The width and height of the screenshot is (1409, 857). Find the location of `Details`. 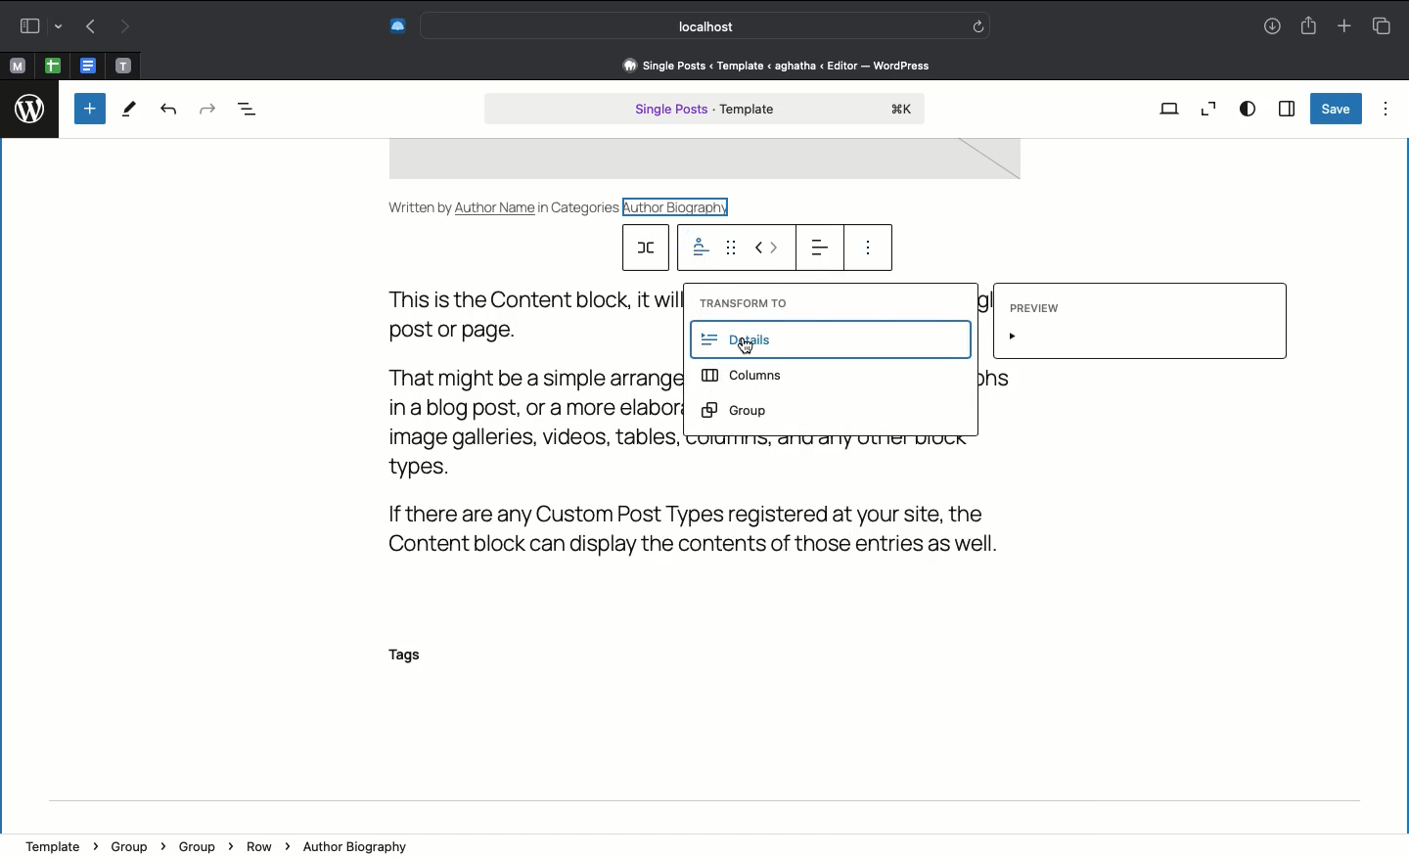

Details is located at coordinates (700, 249).